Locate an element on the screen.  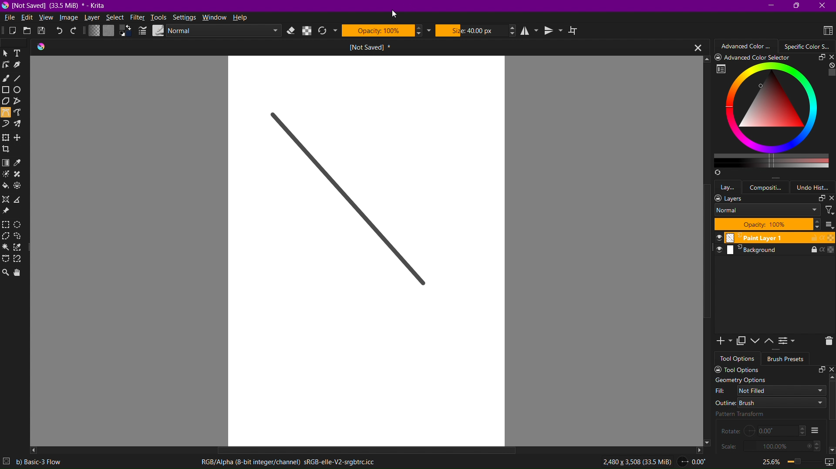
Duplicate Layer or Mask is located at coordinates (742, 342).